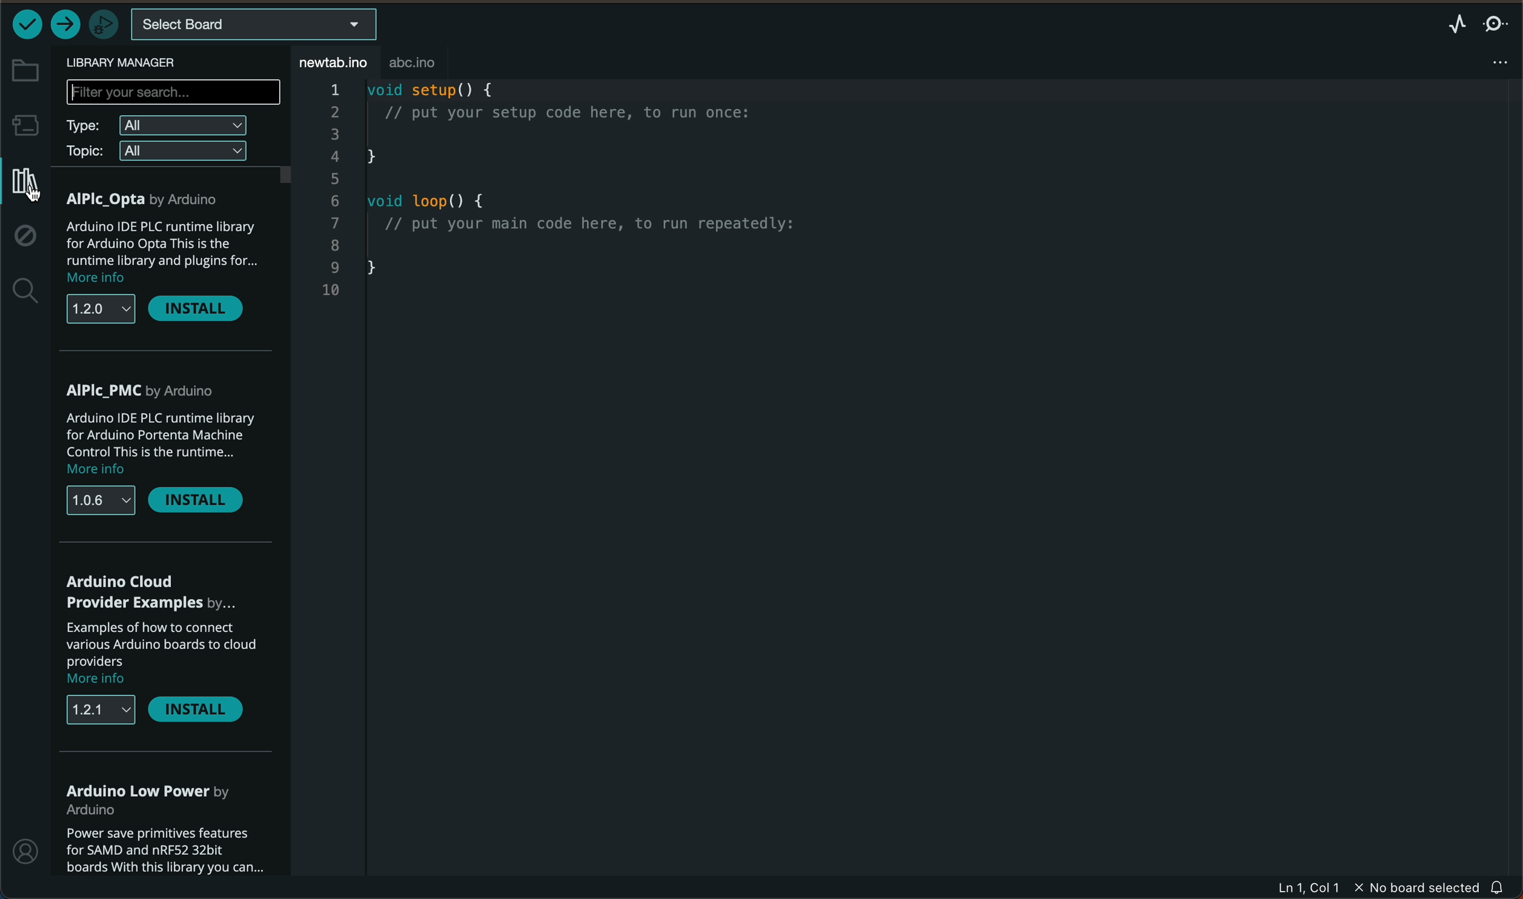  I want to click on file information, so click(1376, 887).